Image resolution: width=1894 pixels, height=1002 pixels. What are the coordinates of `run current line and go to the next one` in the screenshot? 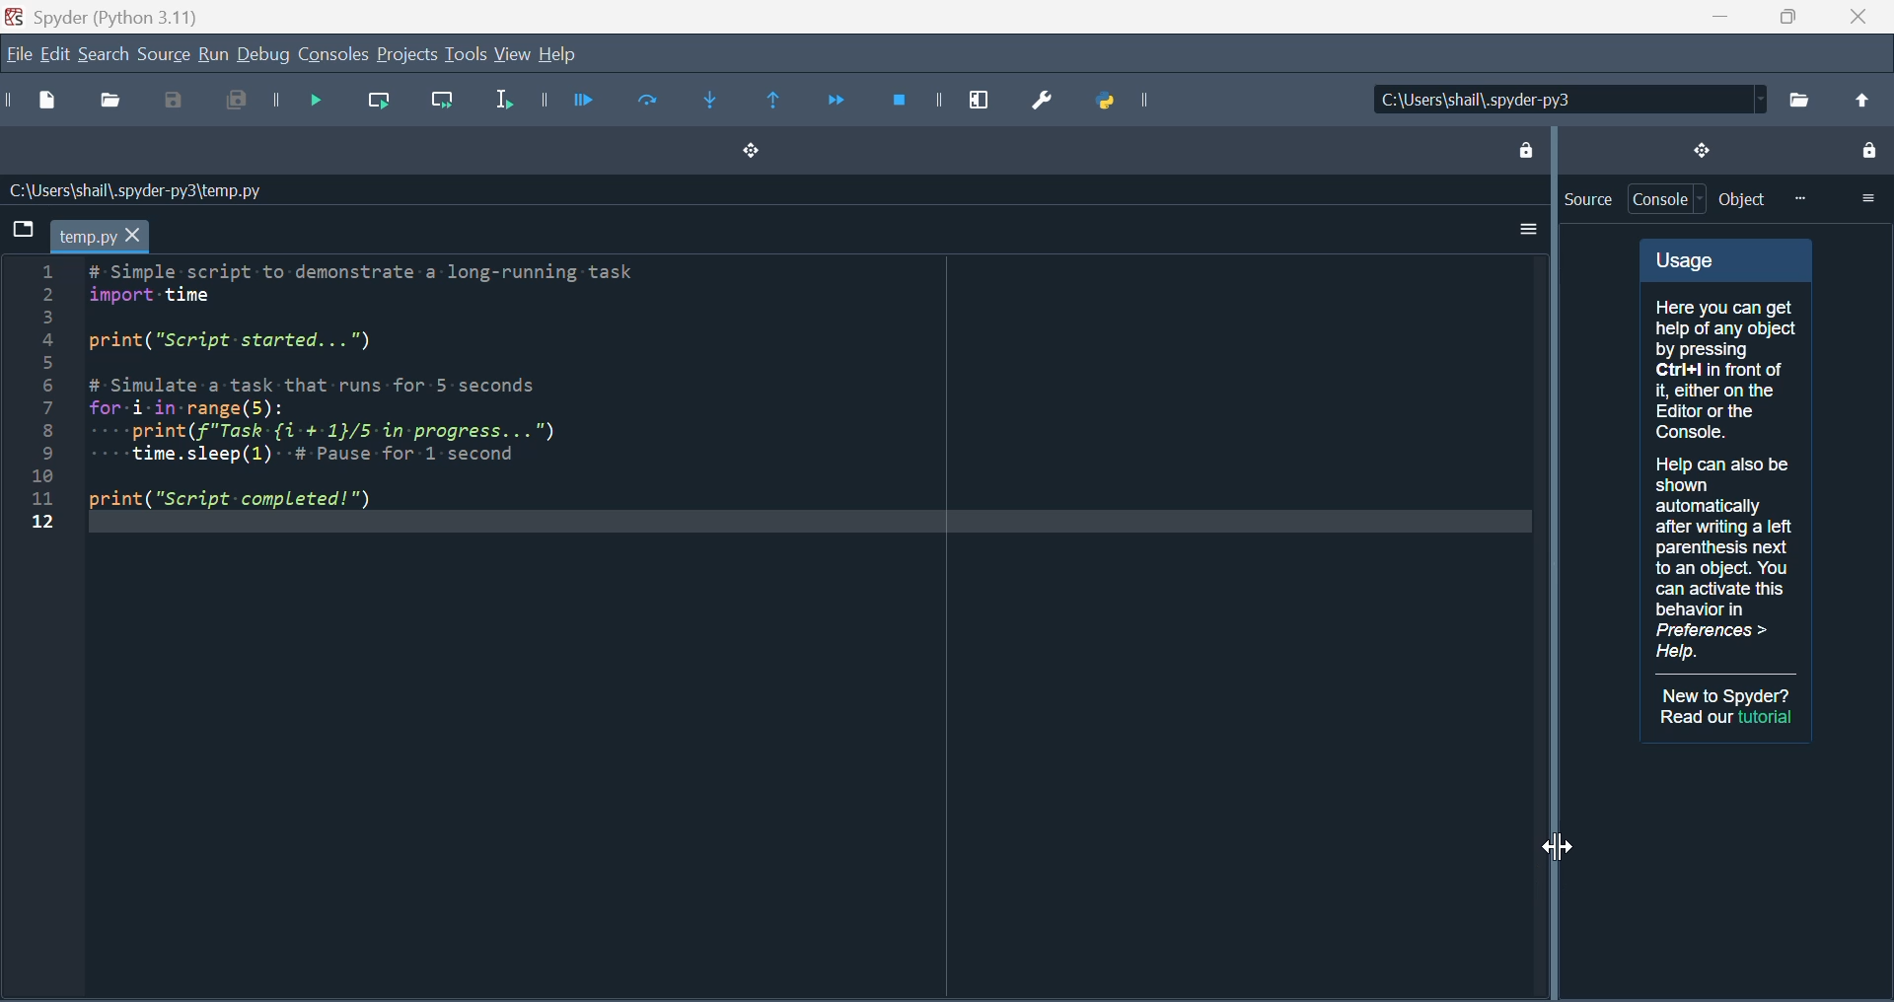 It's located at (446, 106).